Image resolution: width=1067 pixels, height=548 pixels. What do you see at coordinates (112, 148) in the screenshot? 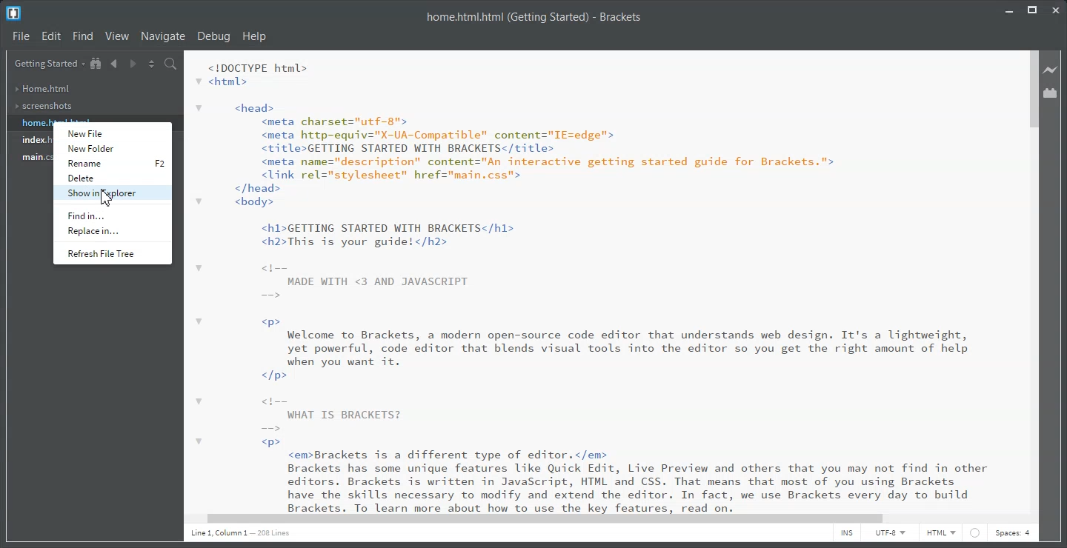
I see `New Folder` at bounding box center [112, 148].